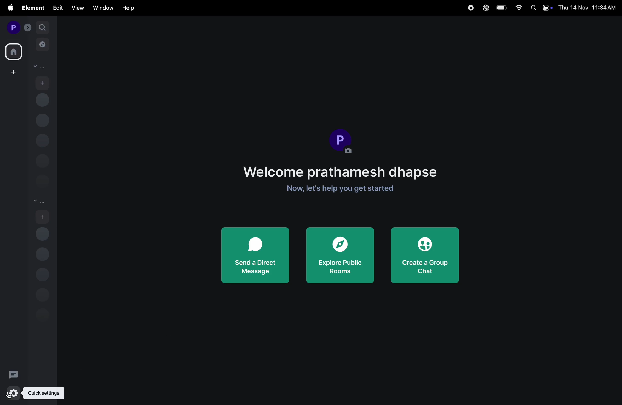 Image resolution: width=622 pixels, height=405 pixels. Describe the element at coordinates (32, 7) in the screenshot. I see `element` at that location.